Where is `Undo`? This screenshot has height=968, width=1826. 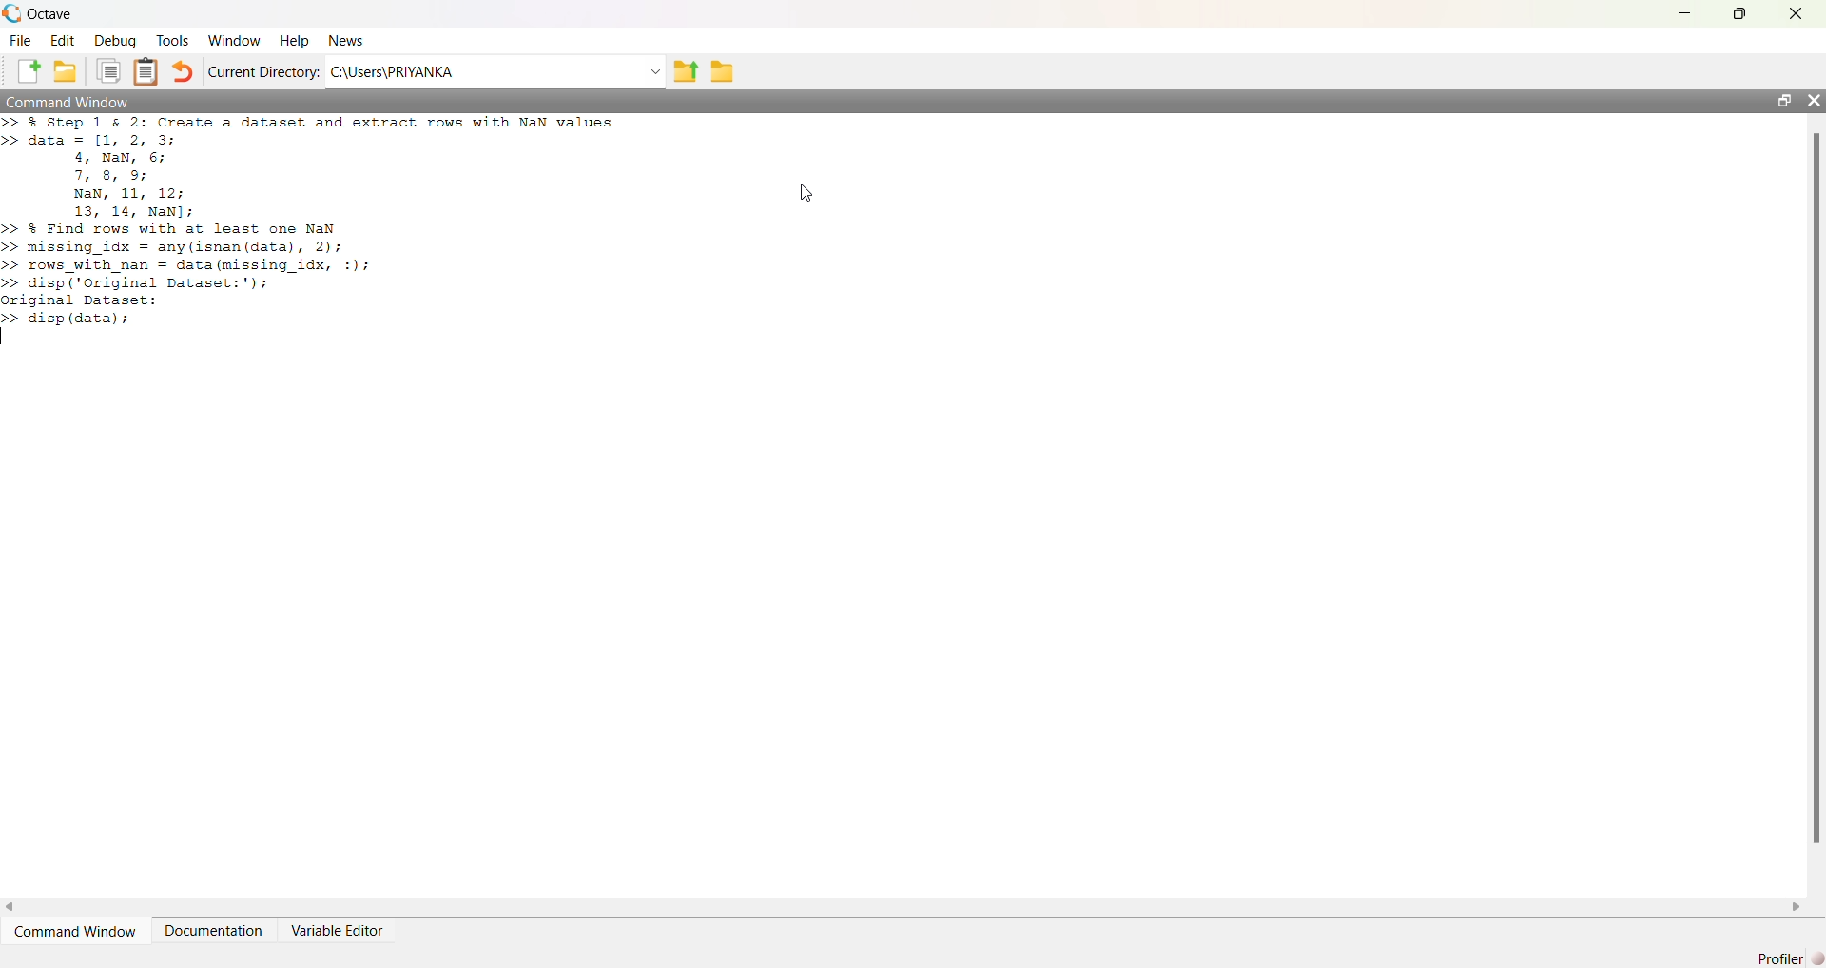
Undo is located at coordinates (181, 71).